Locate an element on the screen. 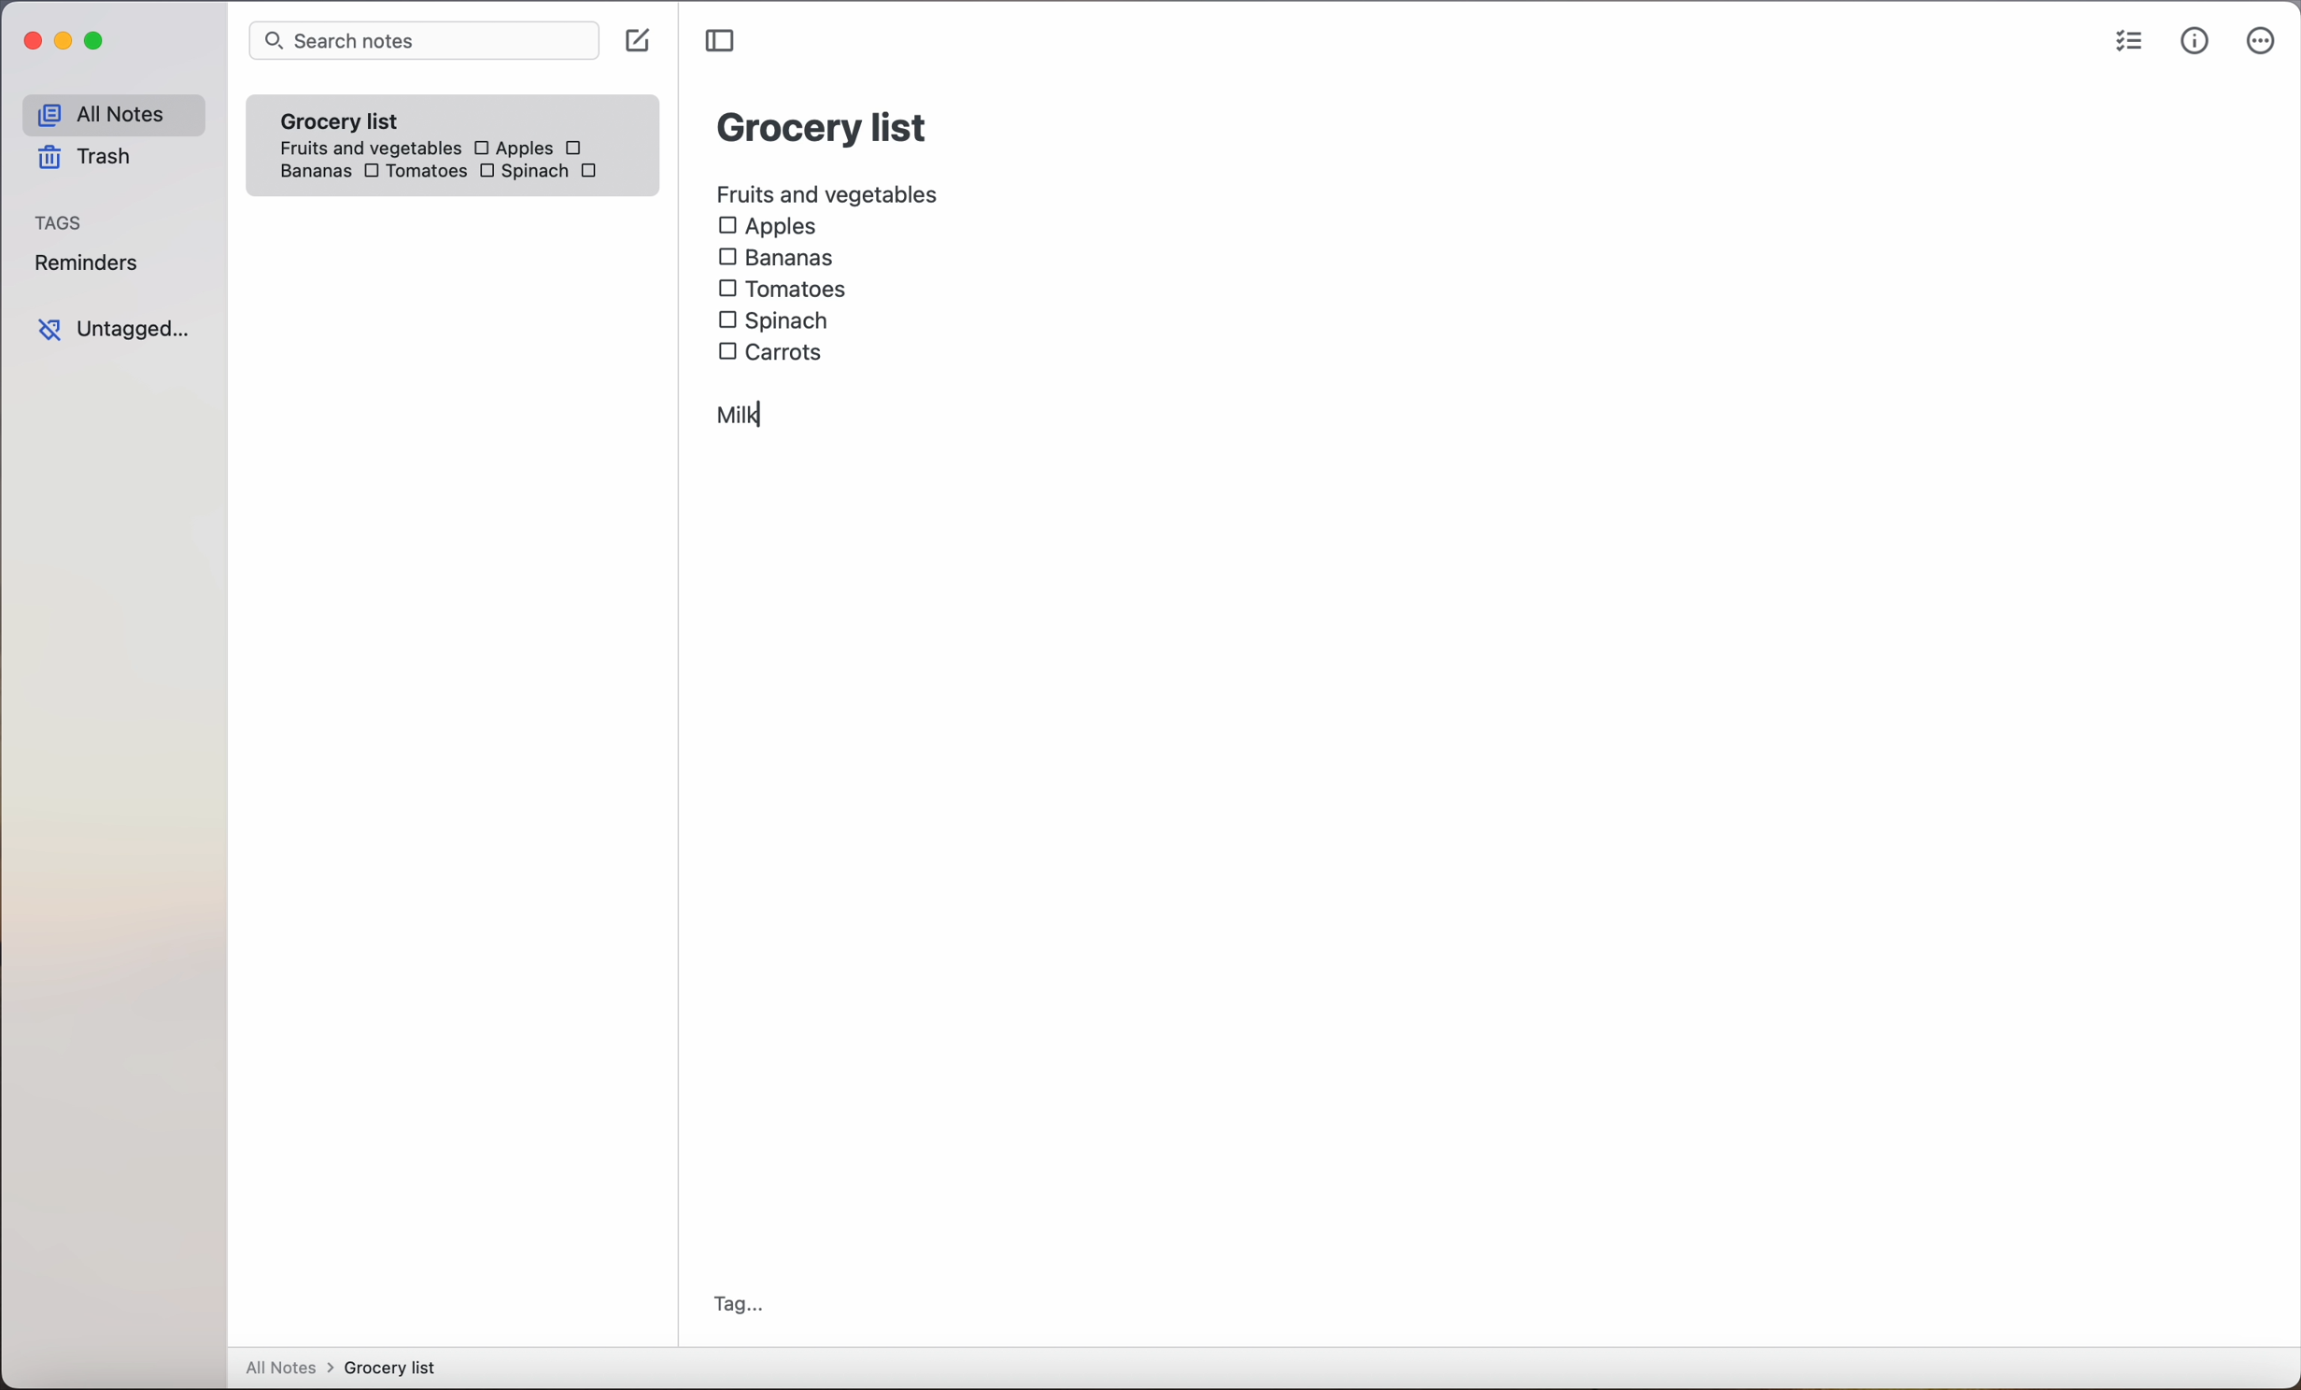 This screenshot has height=1390, width=2301. all notes is located at coordinates (112, 115).